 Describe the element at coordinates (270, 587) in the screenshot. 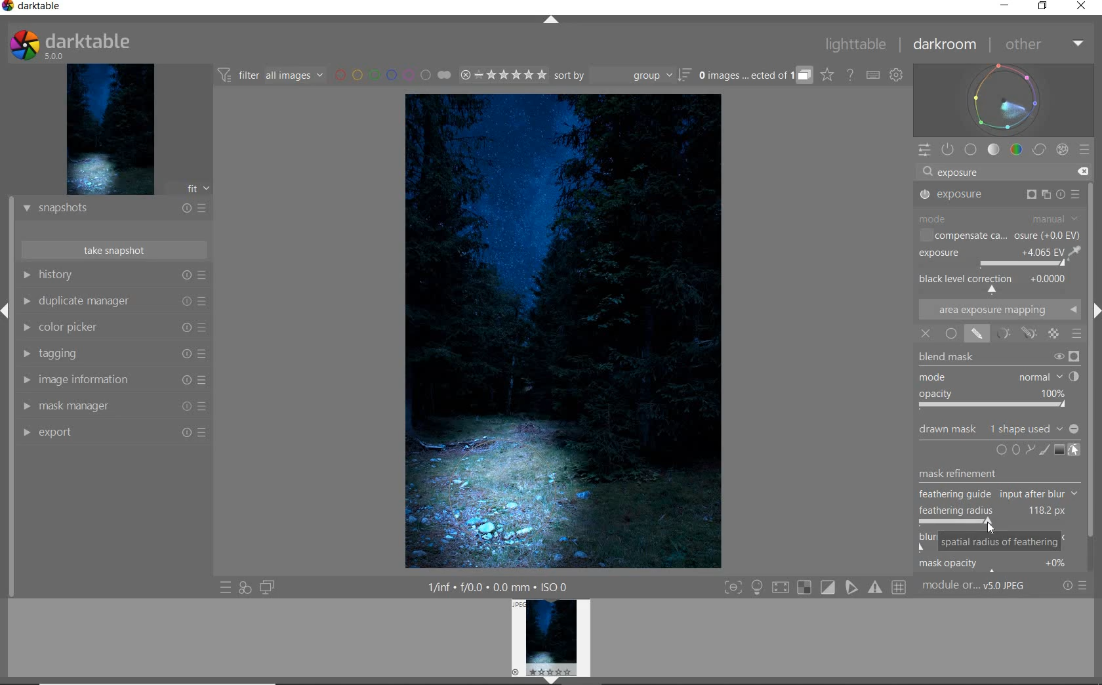

I see `DISPLAY A SECOND DARKROOM IMAGE WINDOW` at that location.